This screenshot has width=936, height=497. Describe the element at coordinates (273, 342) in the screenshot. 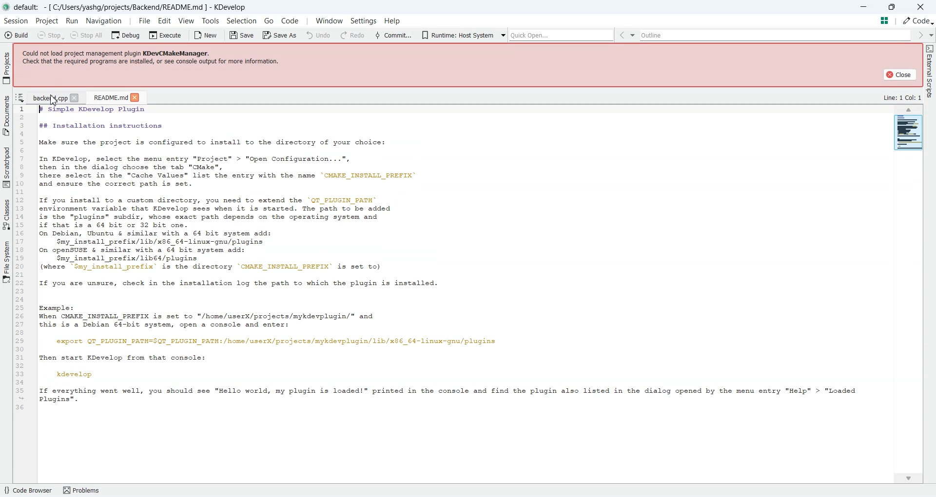

I see `export QT PLUGIN PATH=SQT_ PLUGIN PATH:/home/userX/projects/mykdevplugin/lib/x86_€4-linux-gnu/plugins` at that location.